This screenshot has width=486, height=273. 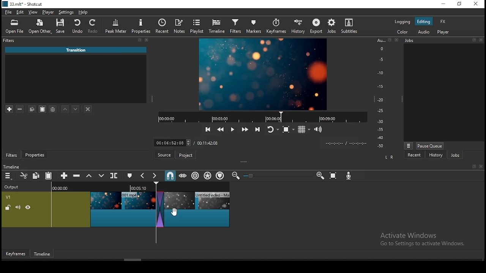 I want to click on remove selected filters, so click(x=22, y=109).